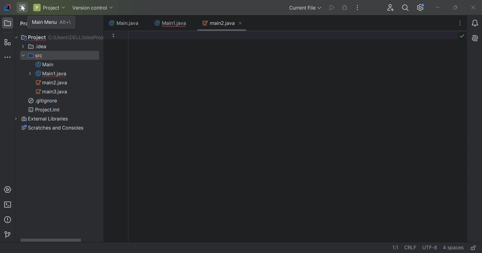 The width and height of the screenshot is (482, 253). I want to click on .gitignore, so click(43, 101).